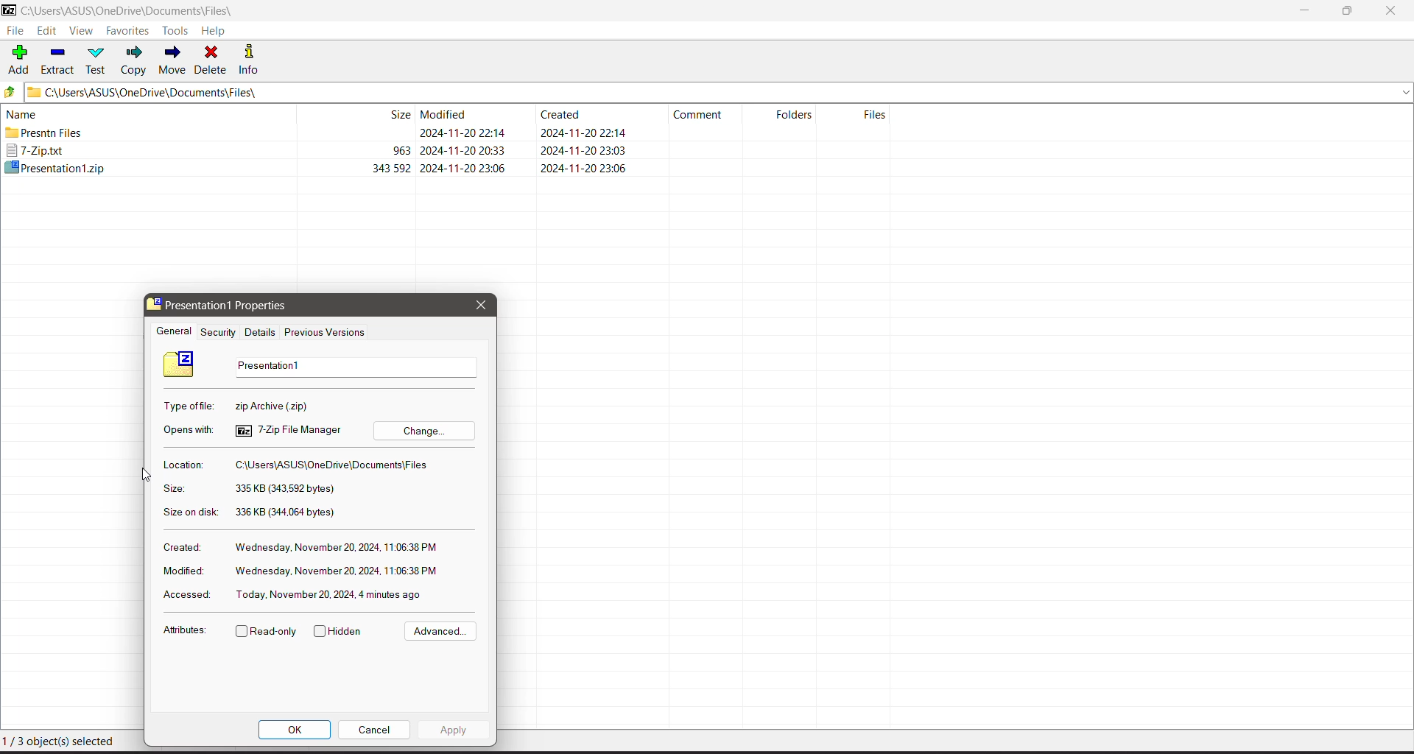 The width and height of the screenshot is (1414, 754). I want to click on Advanced, so click(438, 632).